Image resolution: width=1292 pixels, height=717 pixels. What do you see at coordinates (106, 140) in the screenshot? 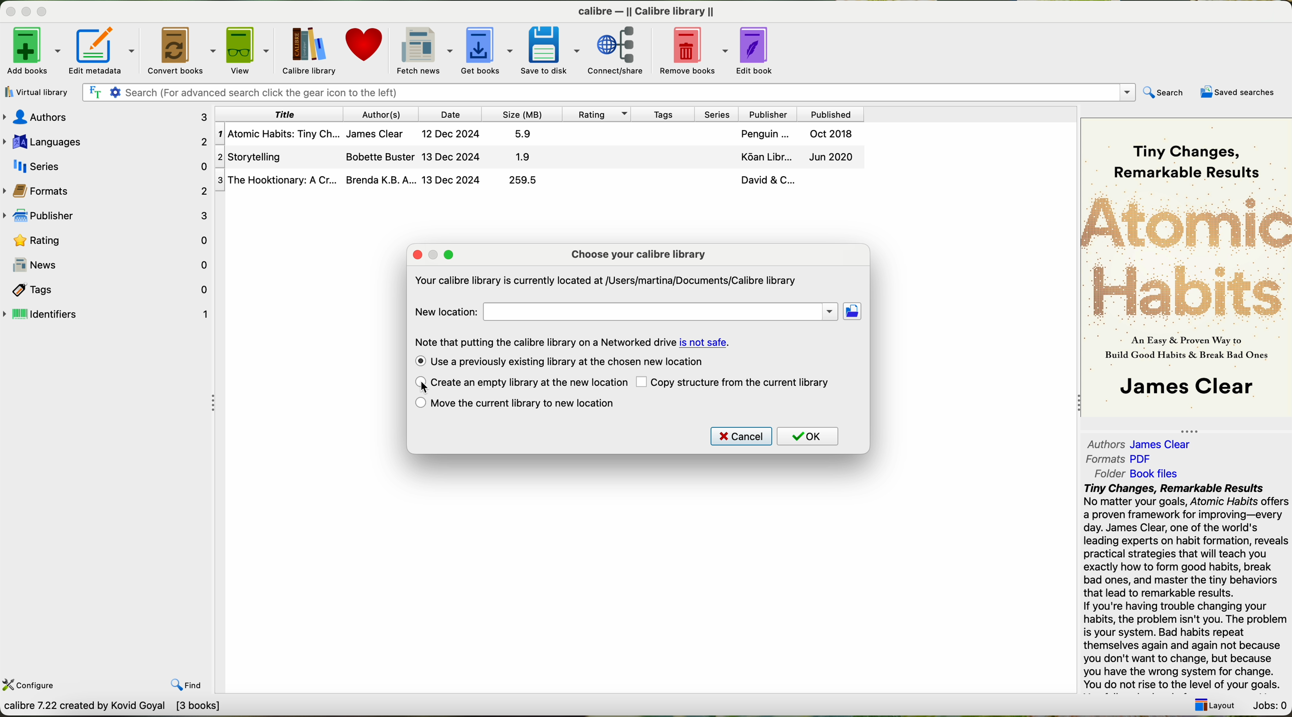
I see `languages` at bounding box center [106, 140].